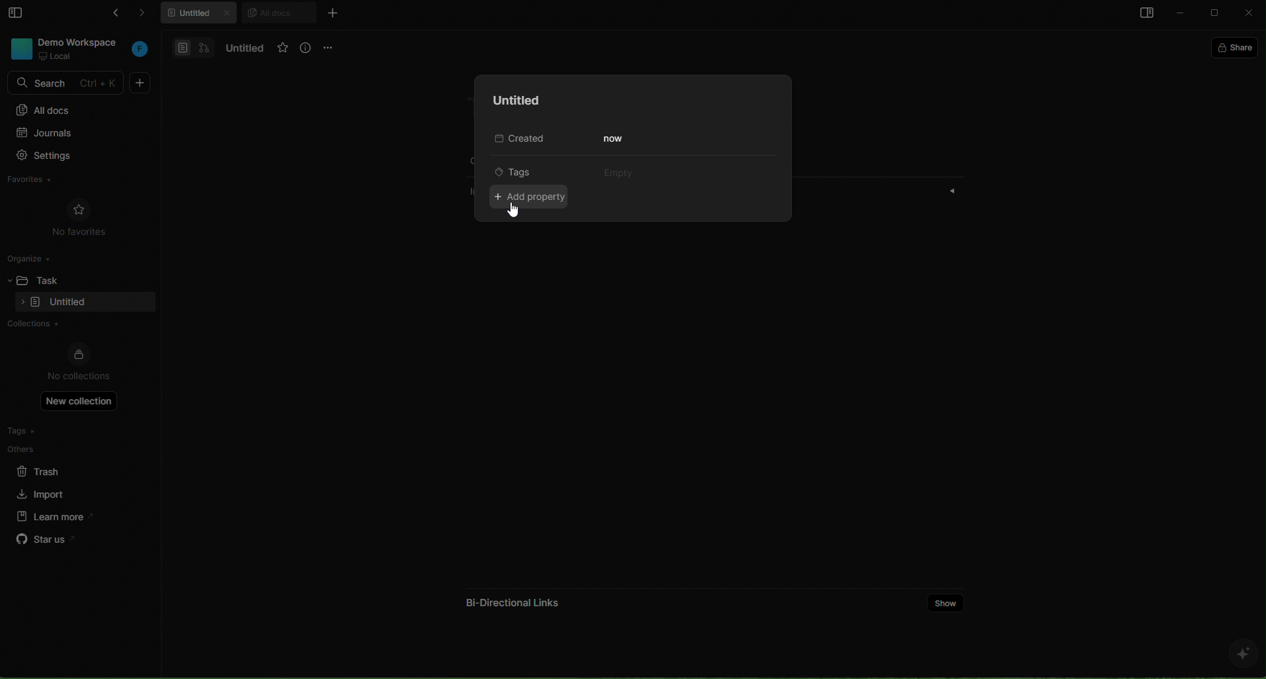 The image size is (1266, 679). I want to click on favorites, so click(43, 181).